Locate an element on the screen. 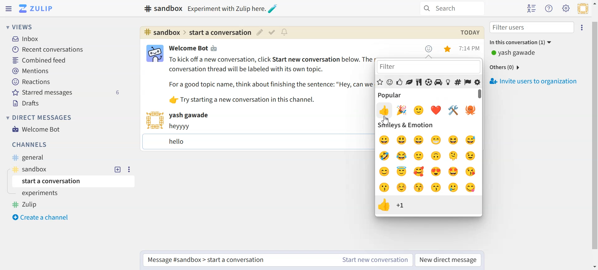 The image size is (598, 270). smiley is located at coordinates (403, 140).